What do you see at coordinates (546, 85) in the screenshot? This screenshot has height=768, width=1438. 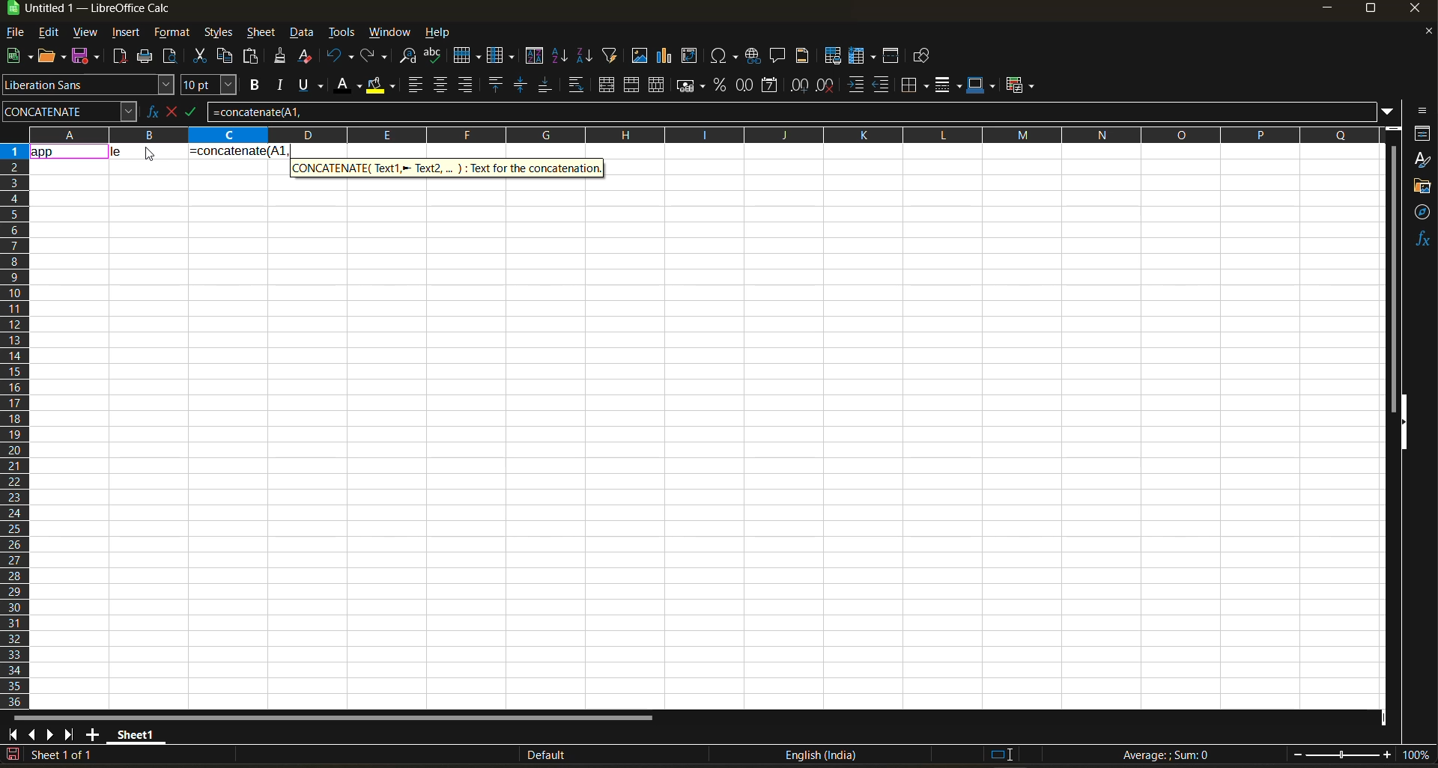 I see `align bottom` at bounding box center [546, 85].